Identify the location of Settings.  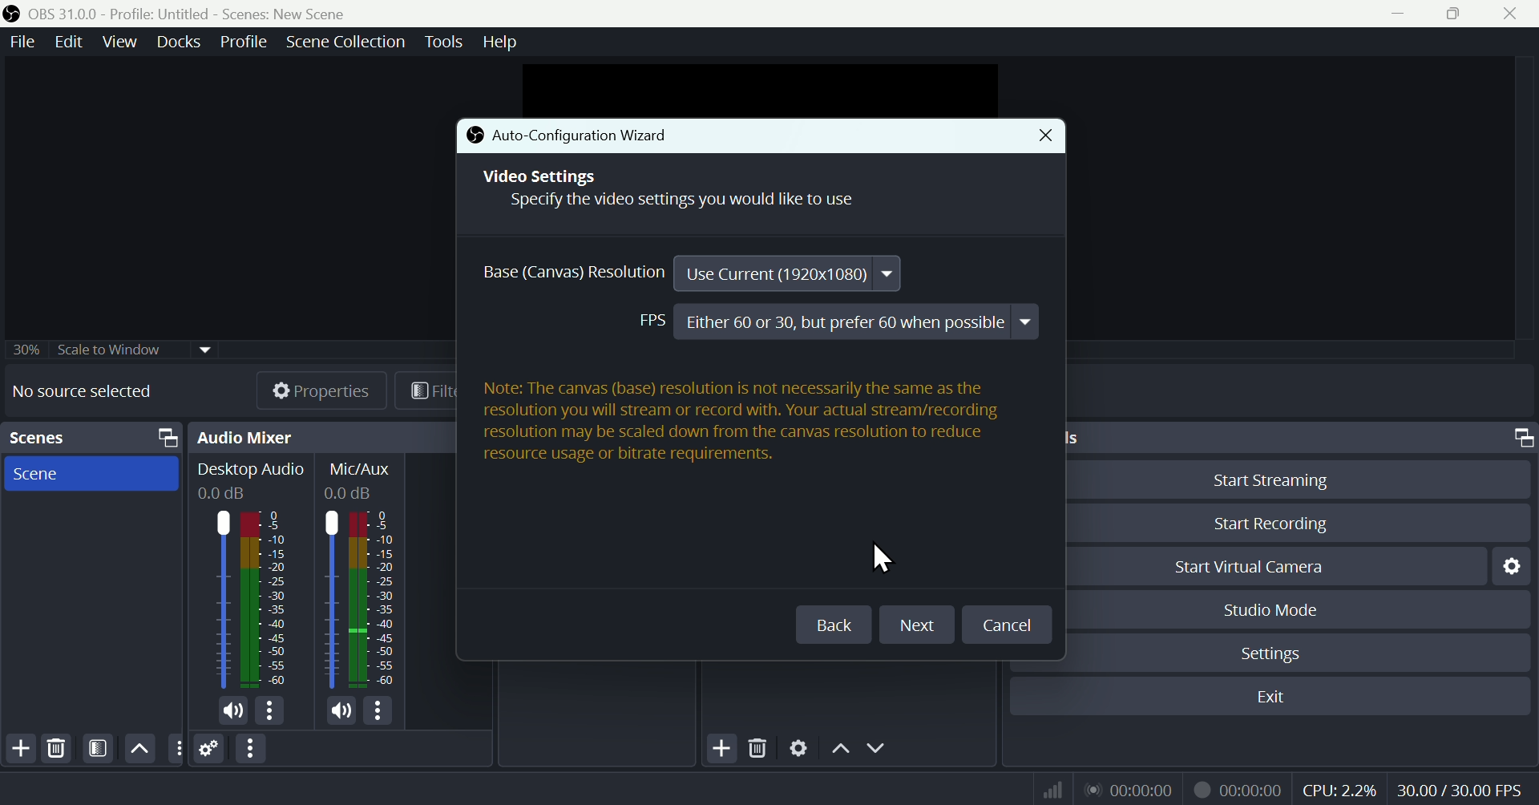
(210, 748).